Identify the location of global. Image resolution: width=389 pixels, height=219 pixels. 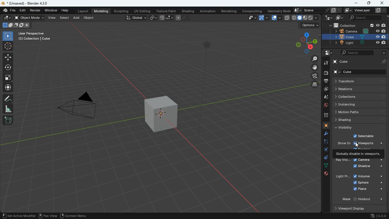
(134, 18).